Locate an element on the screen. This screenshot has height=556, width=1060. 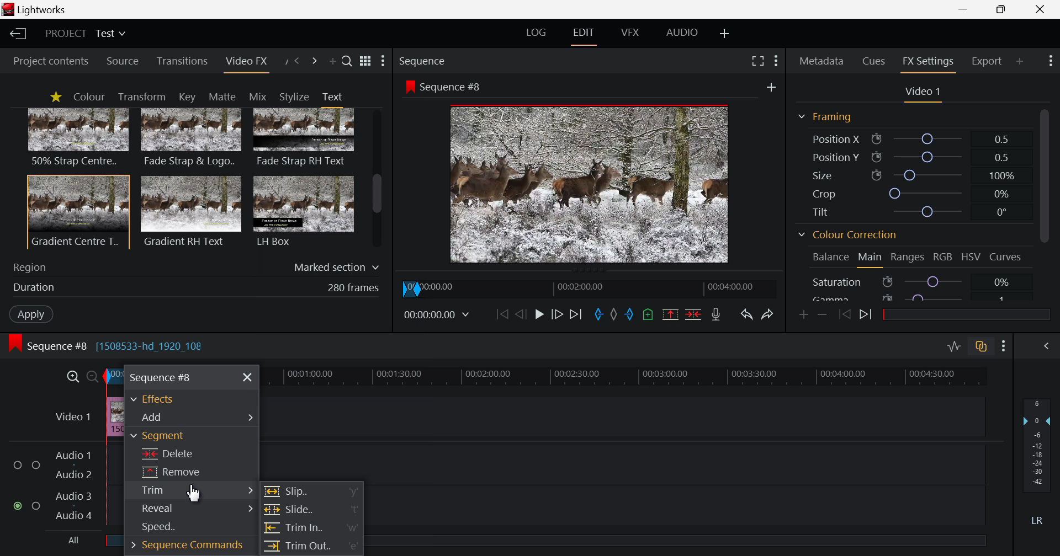
Gamma is located at coordinates (910, 296).